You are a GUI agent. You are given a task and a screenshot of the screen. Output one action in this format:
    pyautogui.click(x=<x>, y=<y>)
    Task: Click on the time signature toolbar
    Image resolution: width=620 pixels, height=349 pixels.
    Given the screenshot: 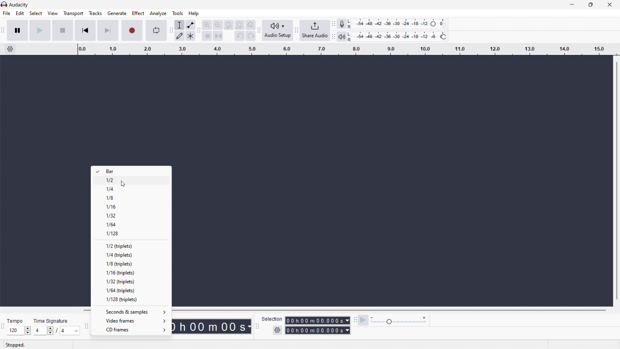 What is the action you would take?
    pyautogui.click(x=4, y=326)
    